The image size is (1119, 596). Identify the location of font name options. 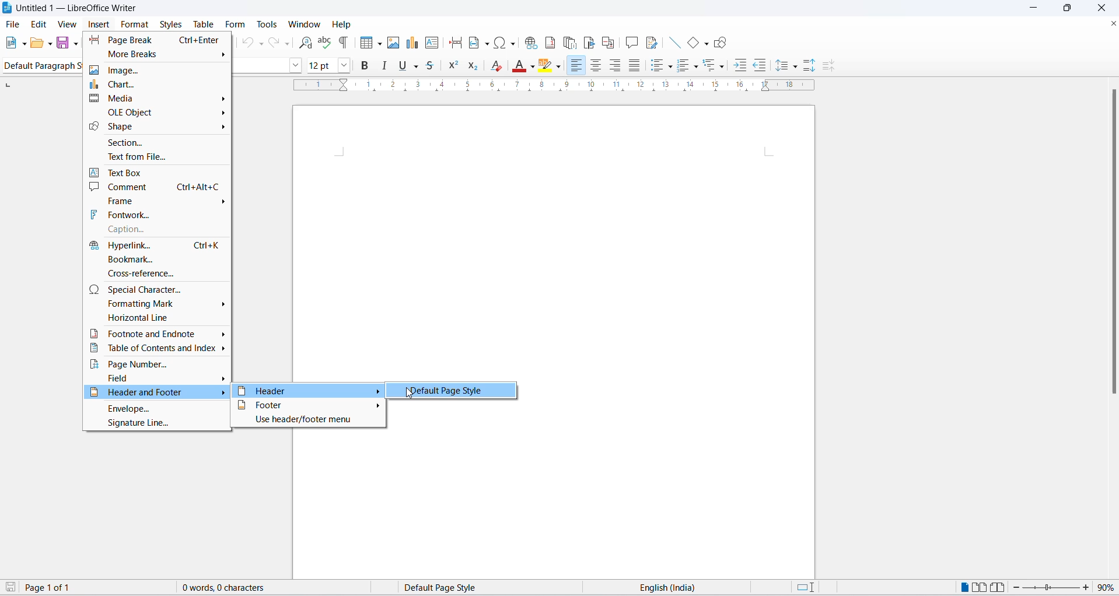
(298, 65).